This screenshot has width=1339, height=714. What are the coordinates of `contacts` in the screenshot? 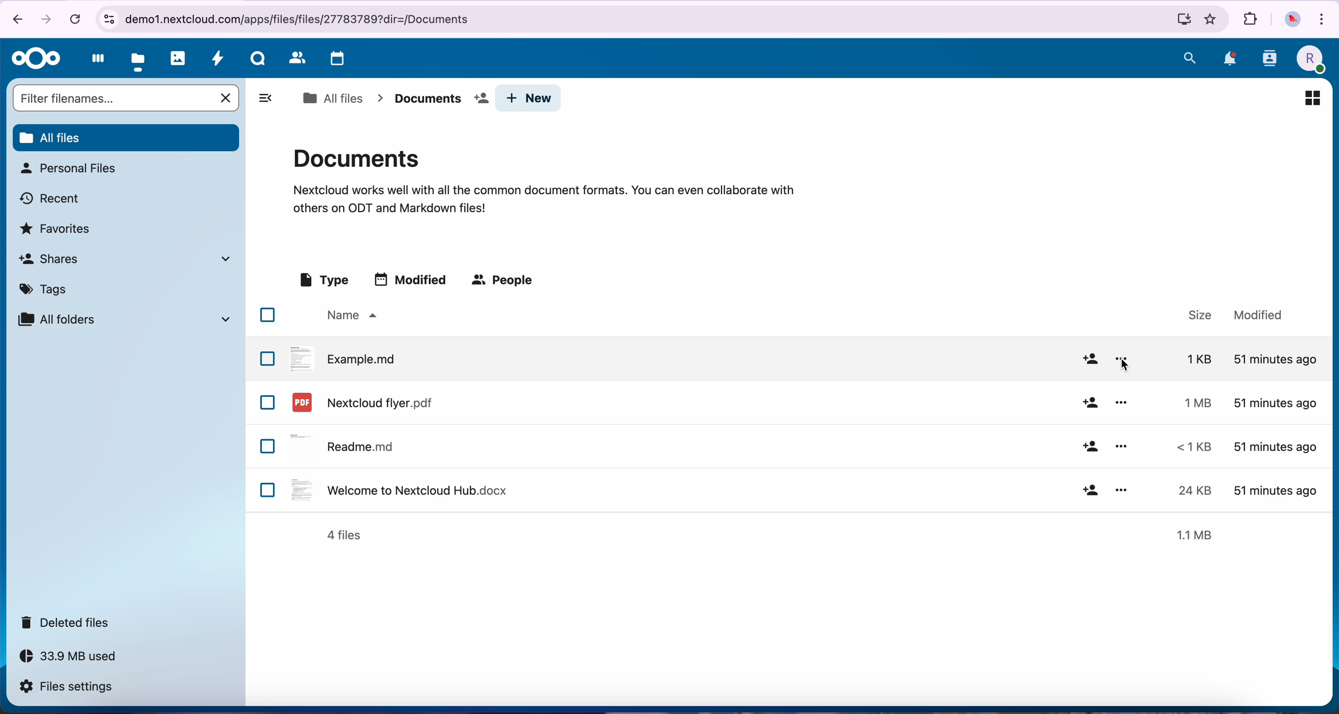 It's located at (1269, 62).